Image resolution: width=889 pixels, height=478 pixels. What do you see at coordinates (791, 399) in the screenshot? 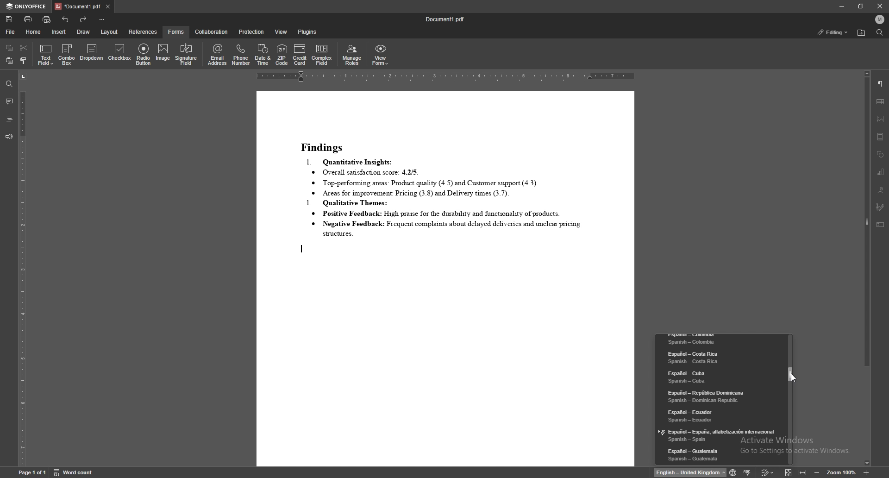
I see `scroll bar` at bounding box center [791, 399].